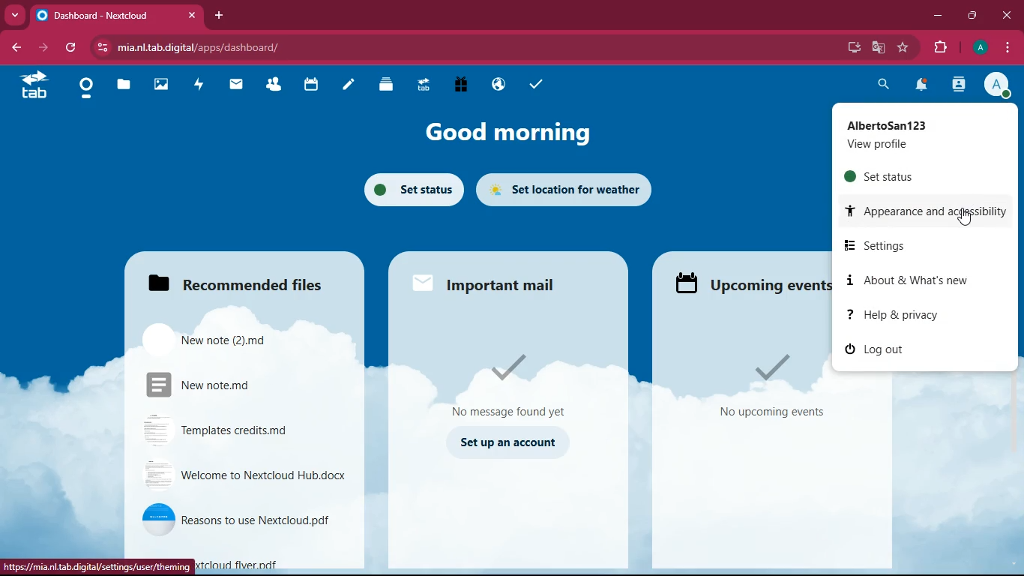  I want to click on events, so click(747, 280).